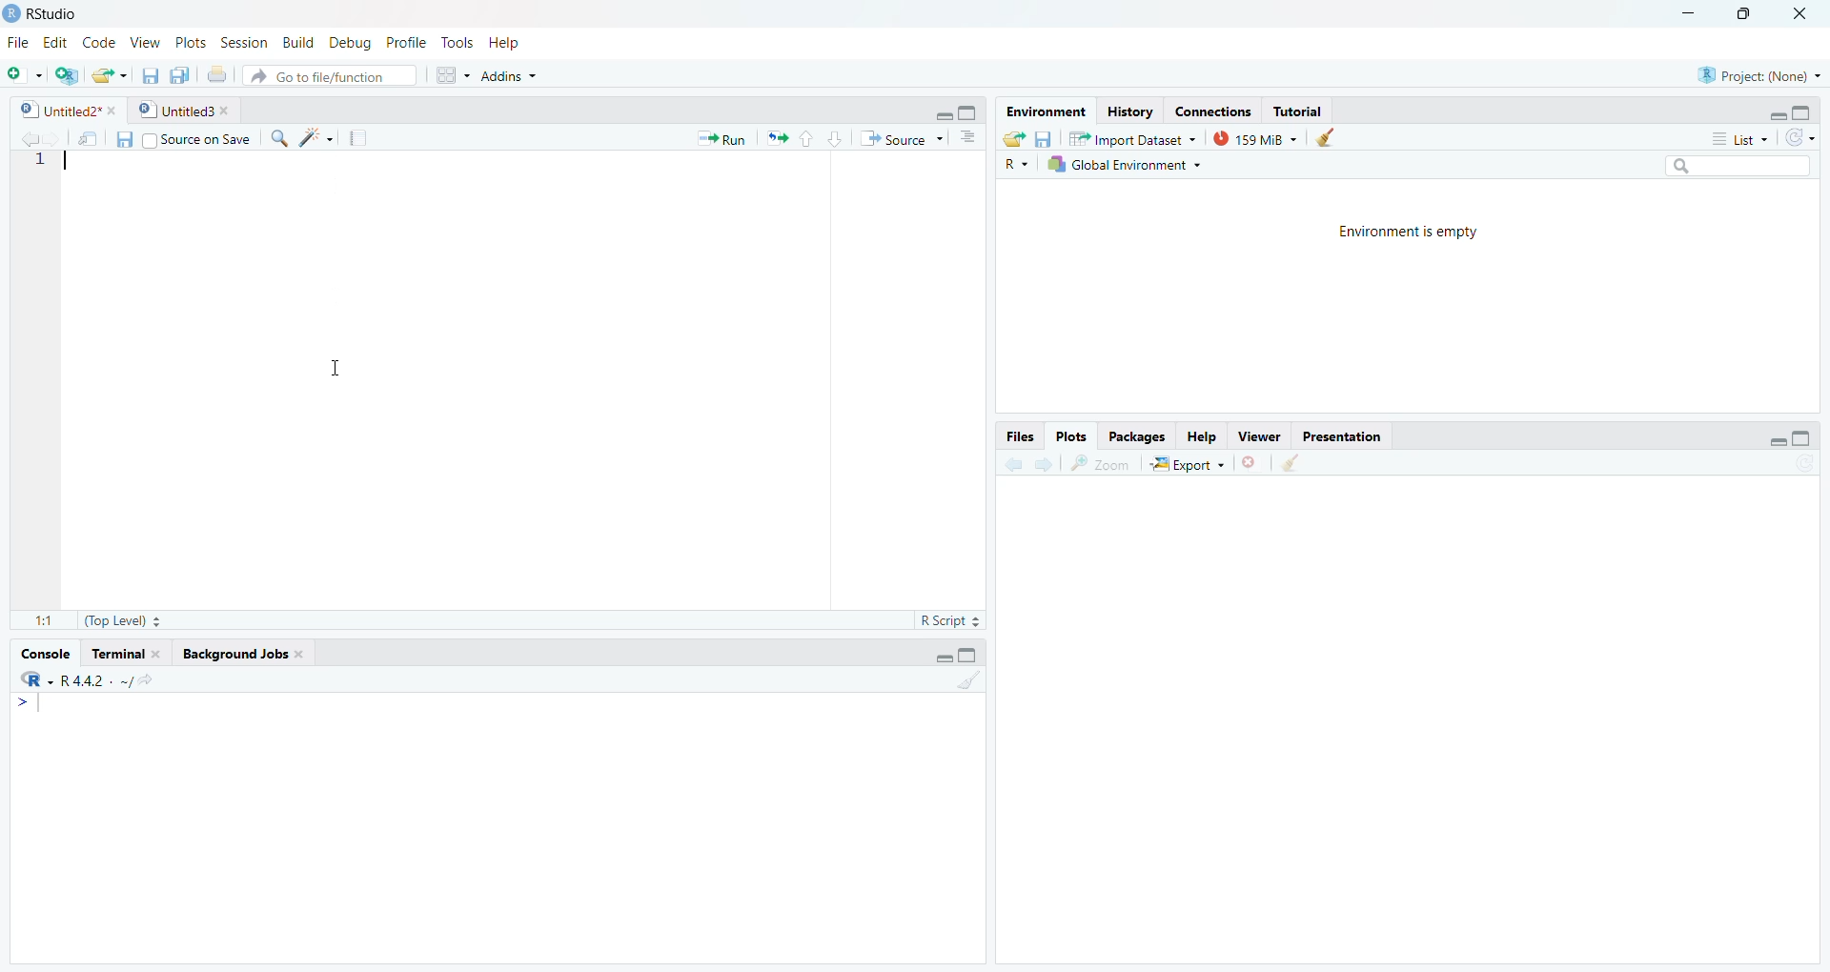  What do you see at coordinates (1801, 441) in the screenshot?
I see `Maximize` at bounding box center [1801, 441].